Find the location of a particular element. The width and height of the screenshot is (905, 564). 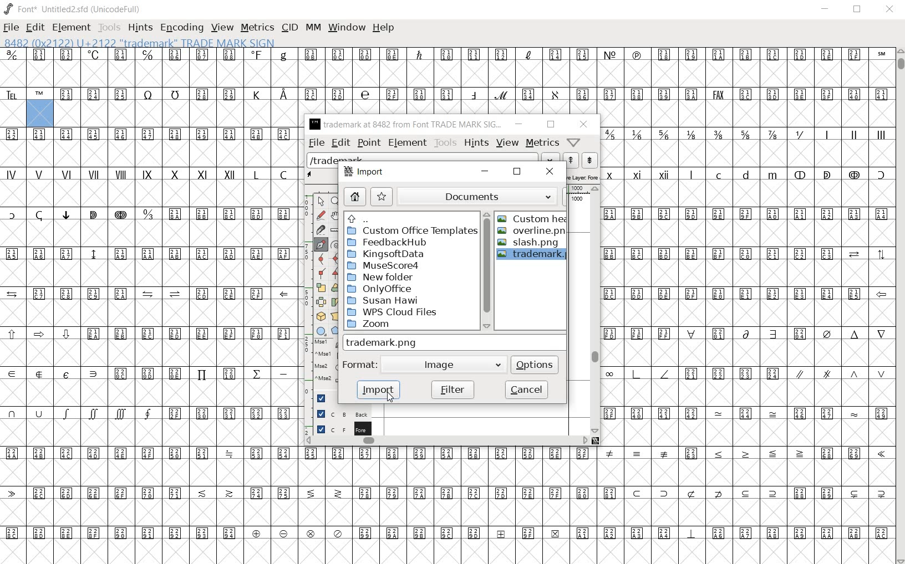

roman characters is located at coordinates (854, 146).